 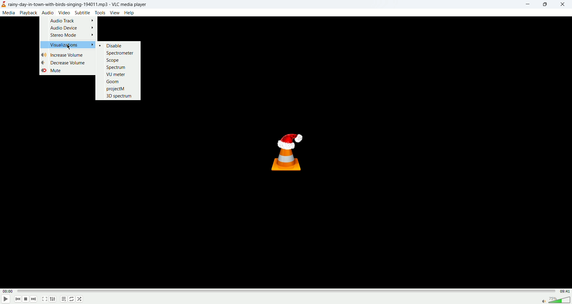 I want to click on 3D spectrum, so click(x=117, y=97).